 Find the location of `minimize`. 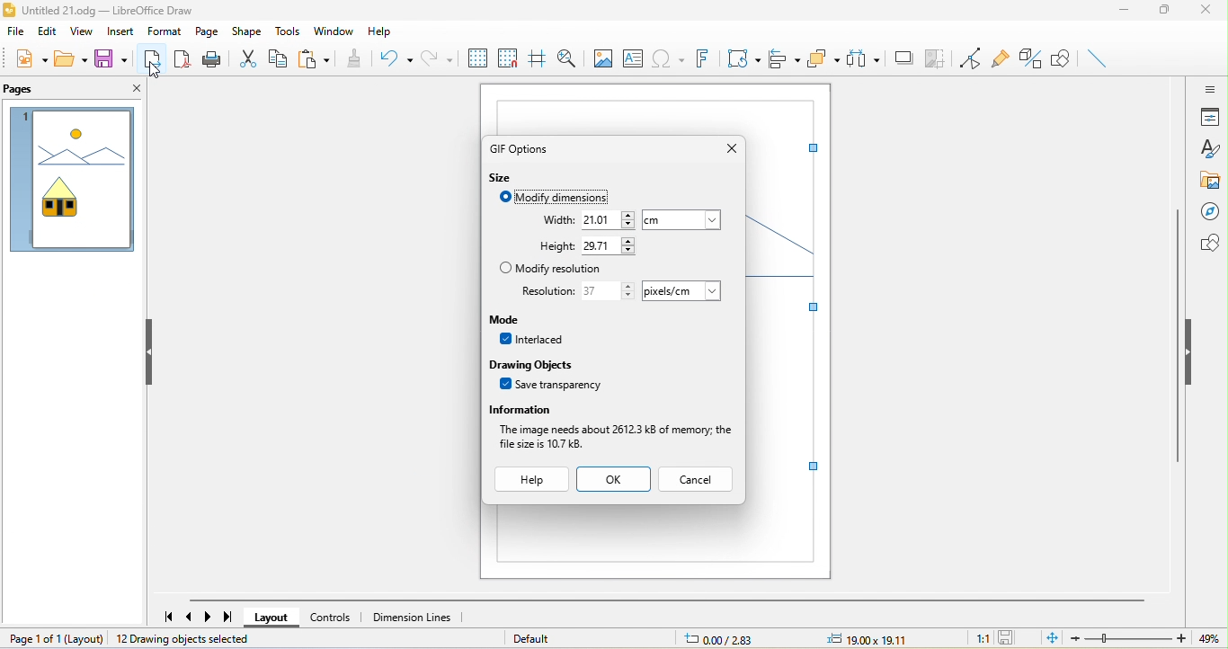

minimize is located at coordinates (1121, 13).